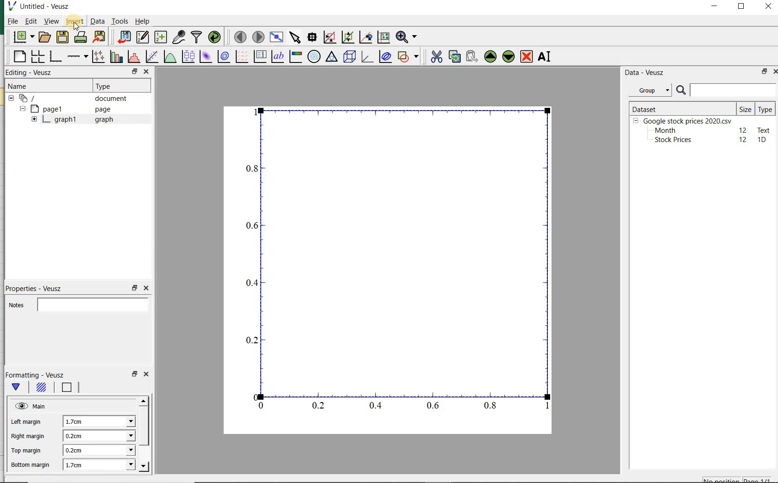 The image size is (778, 483). I want to click on Month, so click(665, 130).